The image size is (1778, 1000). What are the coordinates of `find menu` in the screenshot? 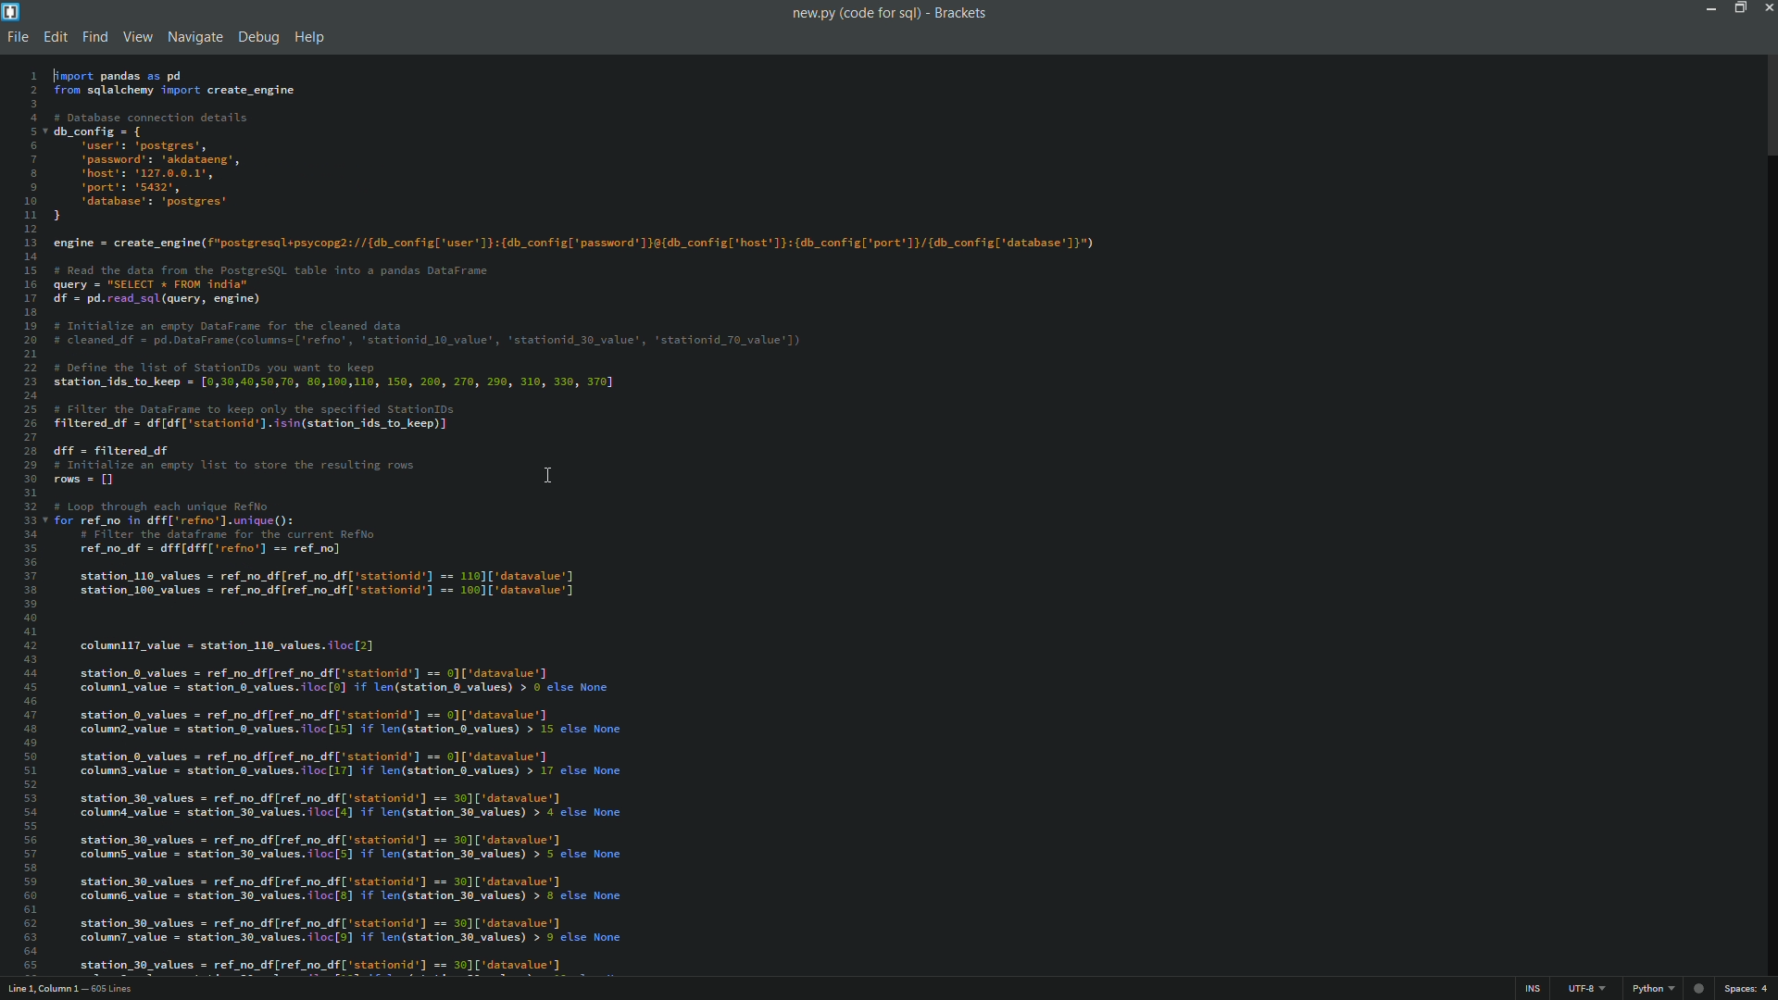 It's located at (92, 37).